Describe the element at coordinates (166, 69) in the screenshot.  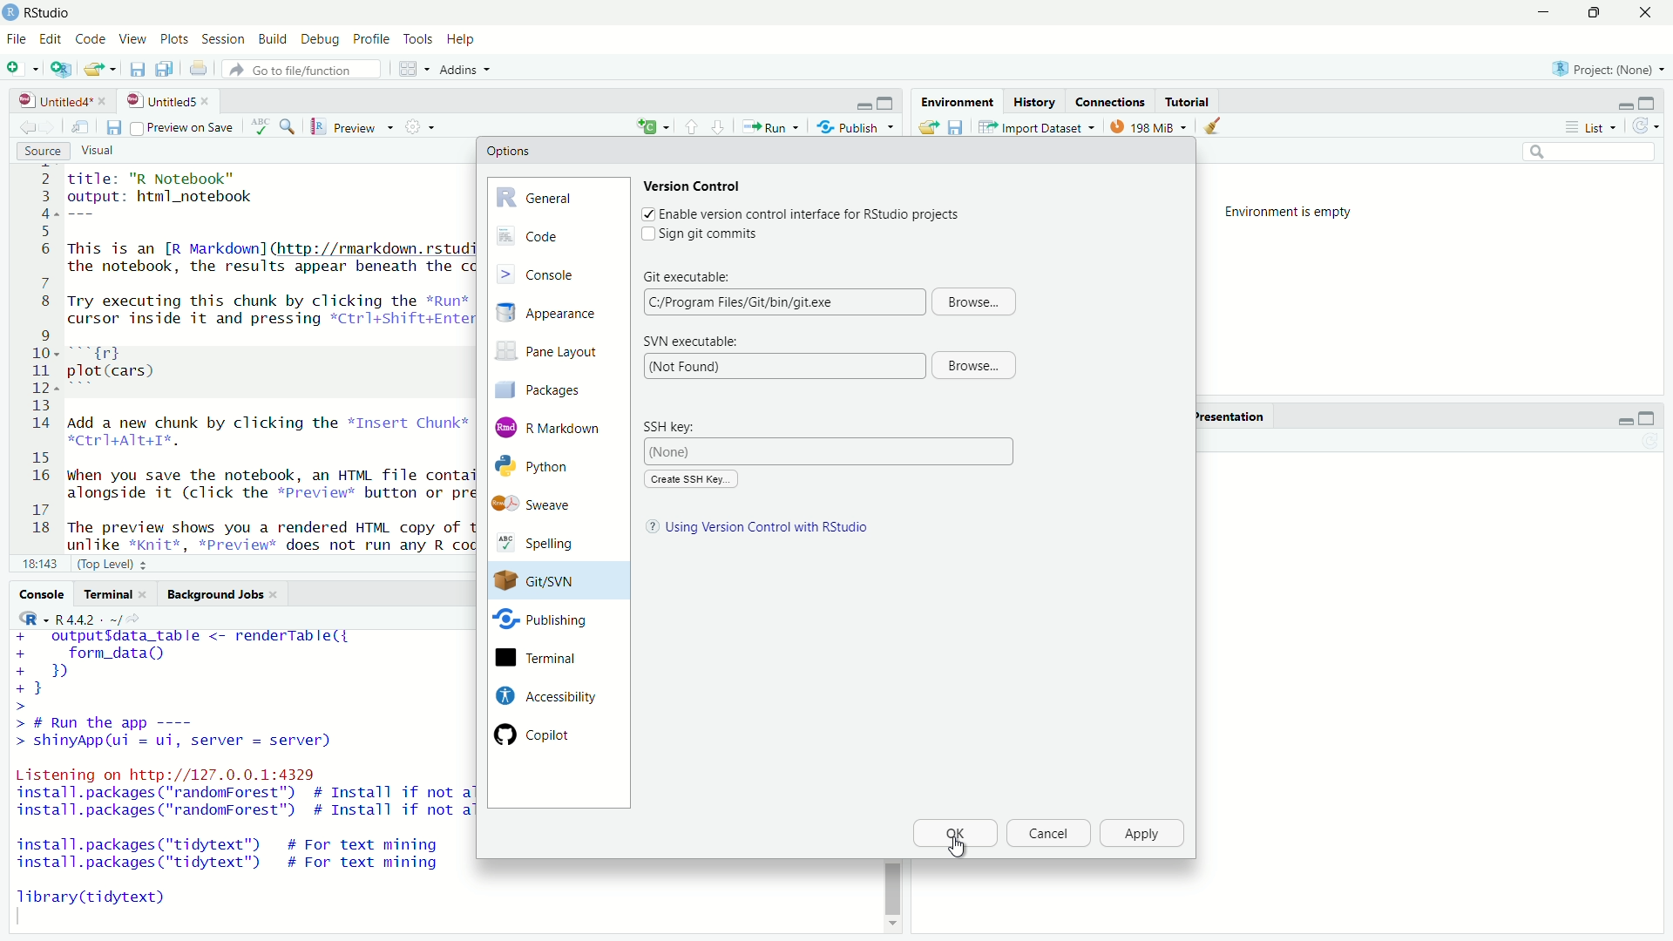
I see `save all open documents` at that location.